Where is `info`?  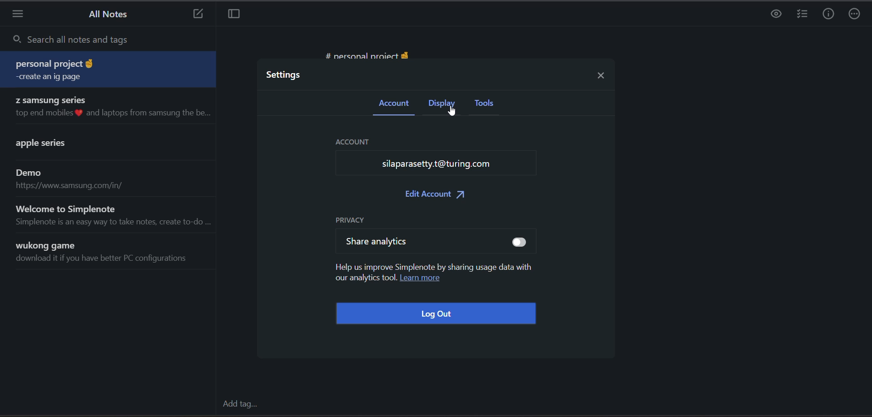
info is located at coordinates (830, 15).